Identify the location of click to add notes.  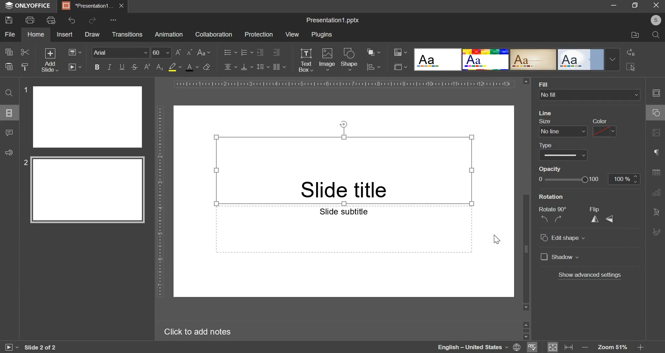
(202, 331).